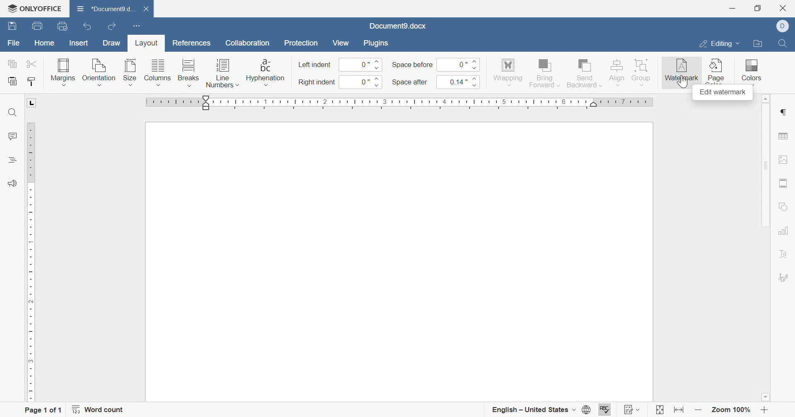  I want to click on save, so click(10, 26).